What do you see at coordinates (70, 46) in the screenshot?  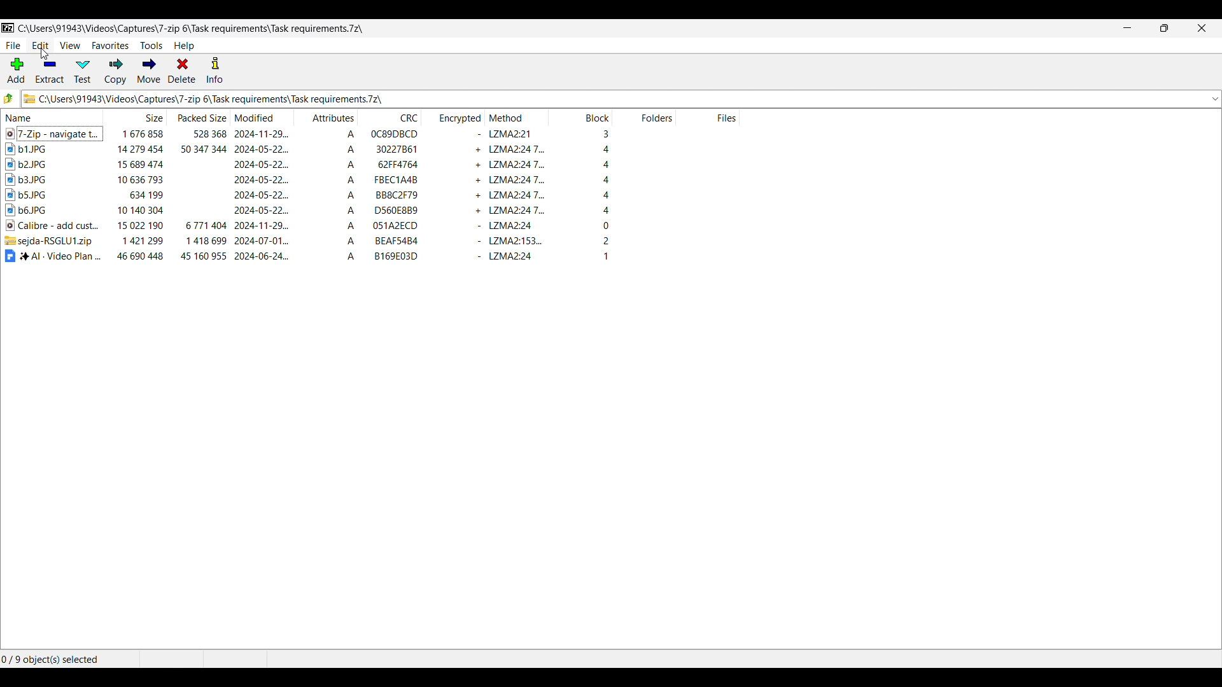 I see `View menu` at bounding box center [70, 46].